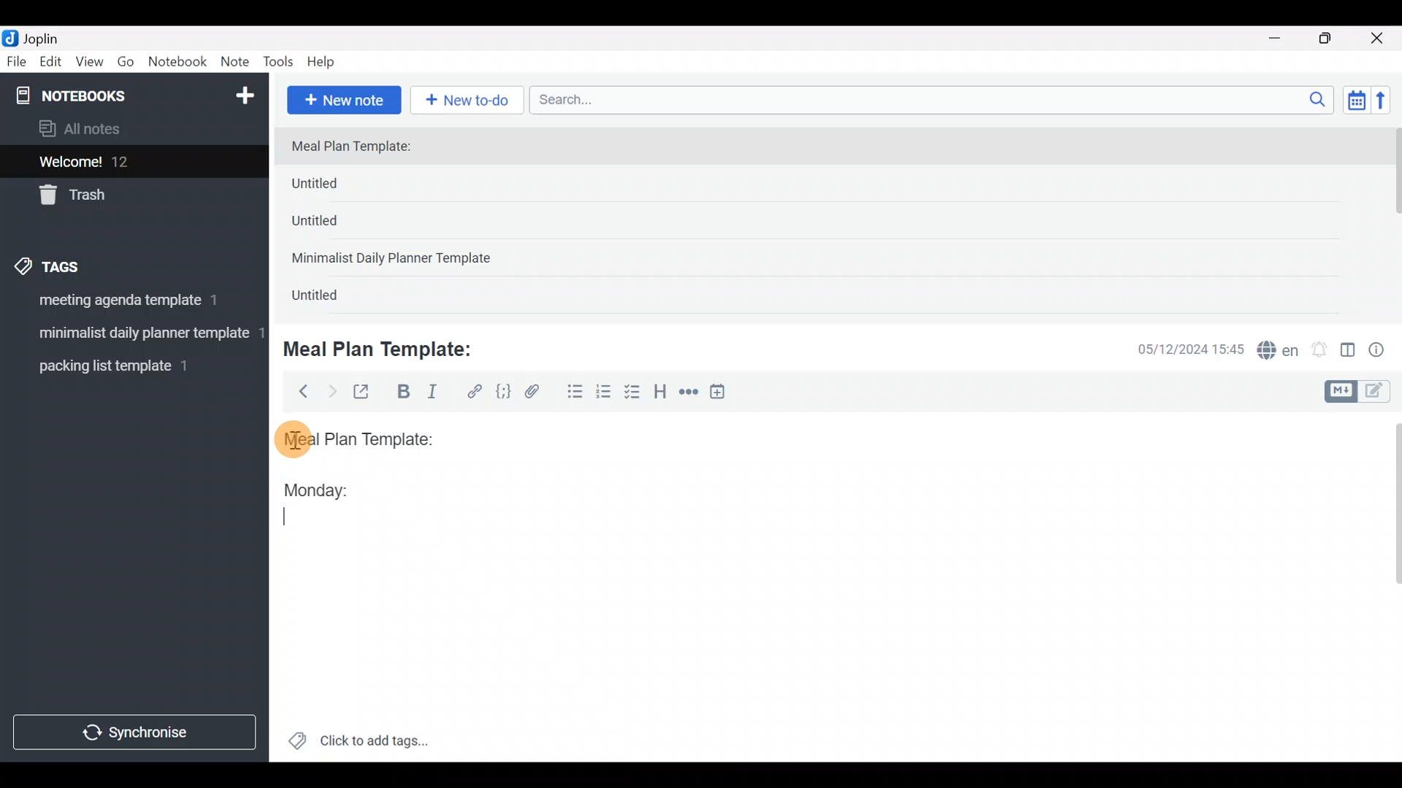 The height and width of the screenshot is (788, 1402). What do you see at coordinates (502, 391) in the screenshot?
I see `Code` at bounding box center [502, 391].